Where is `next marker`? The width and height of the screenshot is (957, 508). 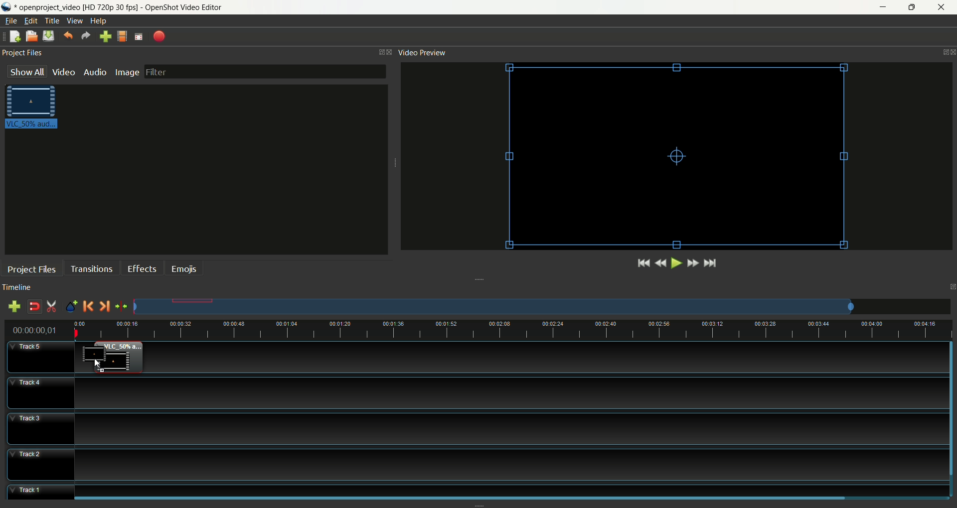 next marker is located at coordinates (104, 306).